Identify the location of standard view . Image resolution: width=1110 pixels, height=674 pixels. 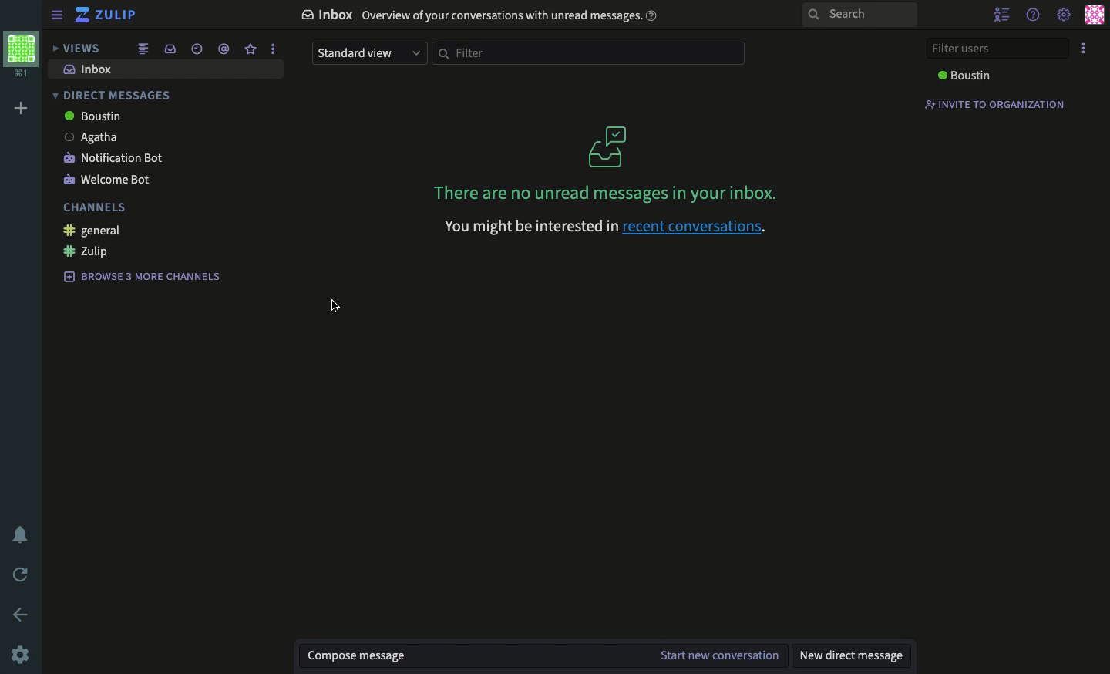
(368, 55).